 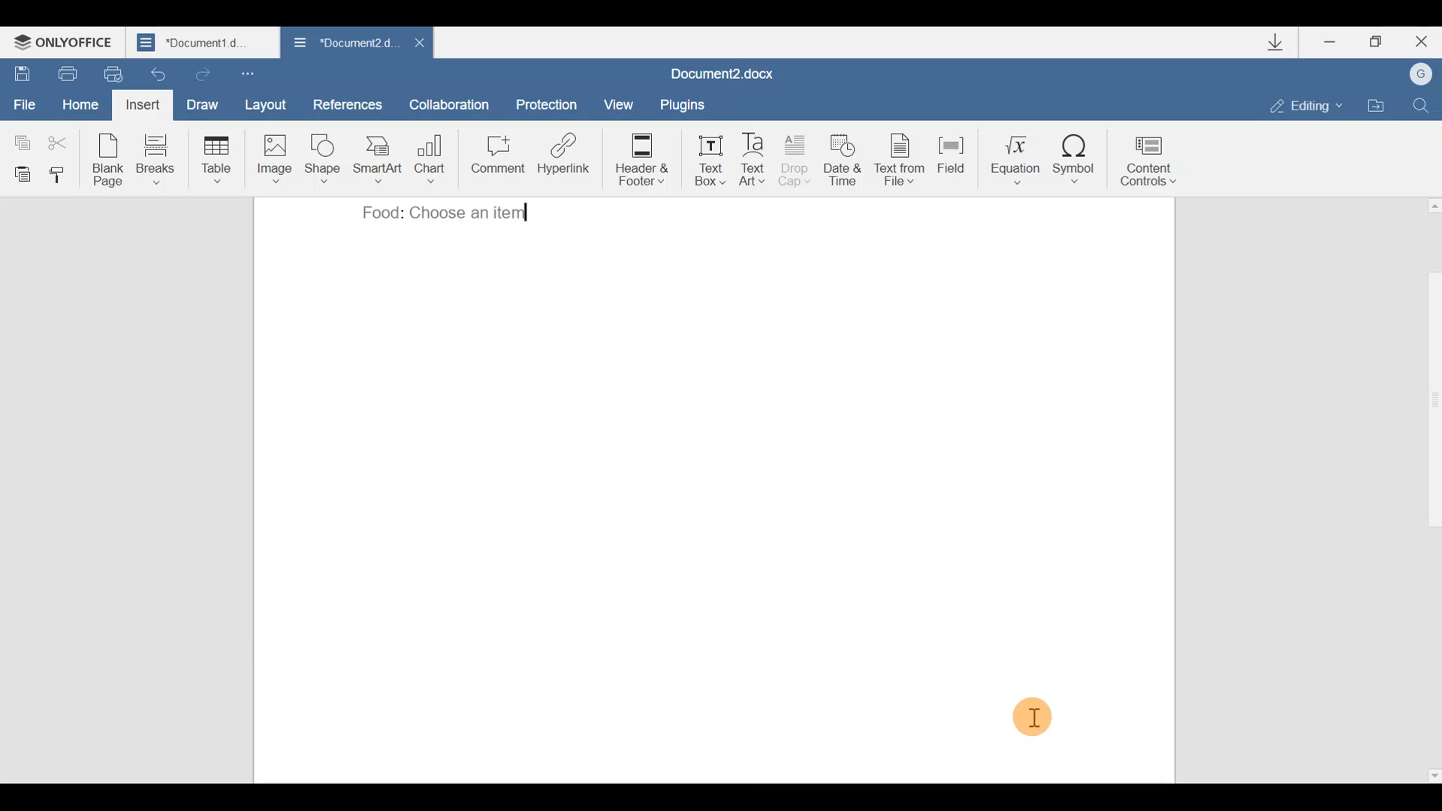 I want to click on Image, so click(x=274, y=158).